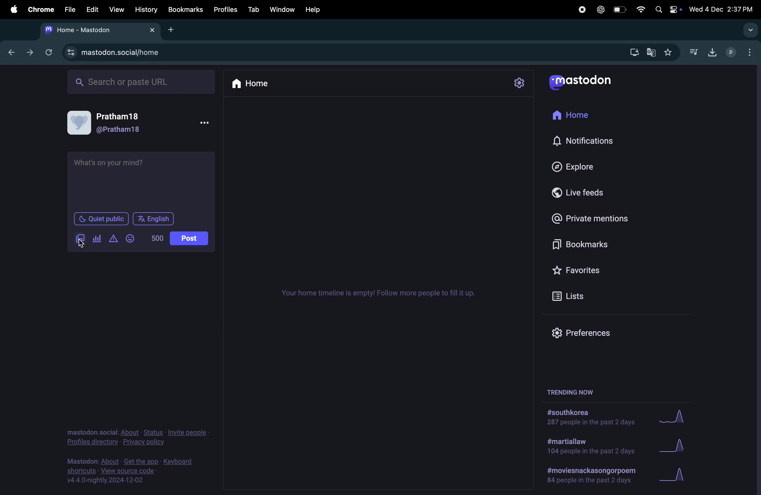 The height and width of the screenshot is (495, 761). What do you see at coordinates (90, 9) in the screenshot?
I see `Edit` at bounding box center [90, 9].